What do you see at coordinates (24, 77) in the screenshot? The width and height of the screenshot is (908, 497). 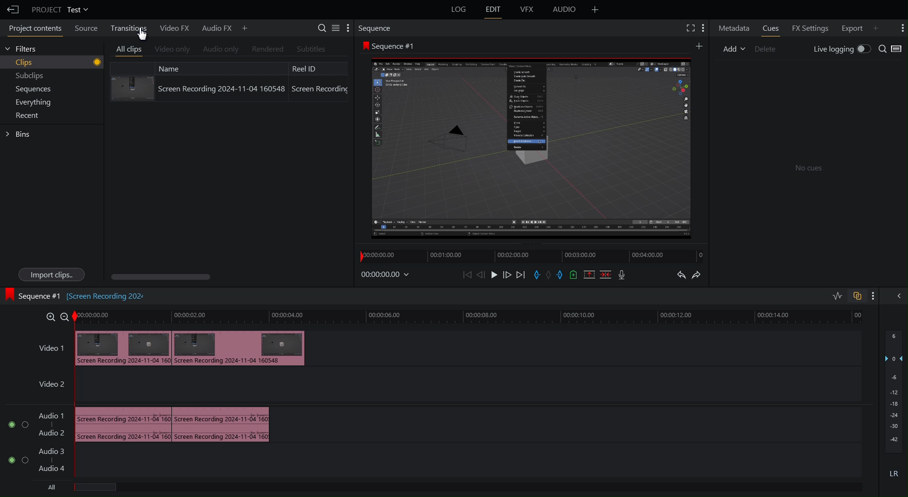 I see `Subclips` at bounding box center [24, 77].